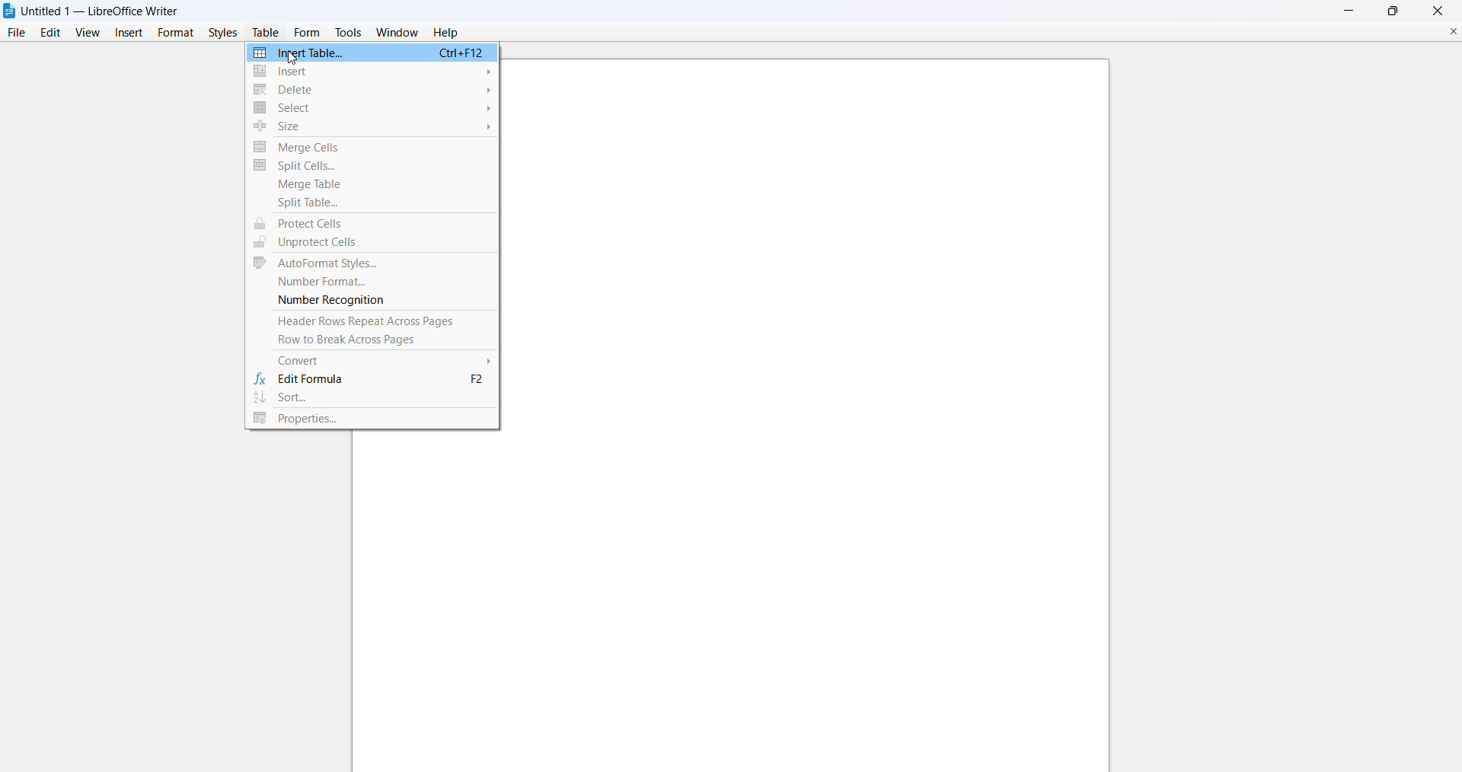 The height and width of the screenshot is (772, 1462). What do you see at coordinates (371, 53) in the screenshot?
I see `insert table       Ctrl+F12` at bounding box center [371, 53].